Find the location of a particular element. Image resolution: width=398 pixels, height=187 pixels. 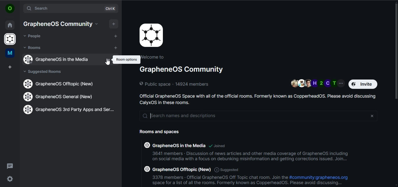

GrapheneOS General is located at coordinates (60, 97).